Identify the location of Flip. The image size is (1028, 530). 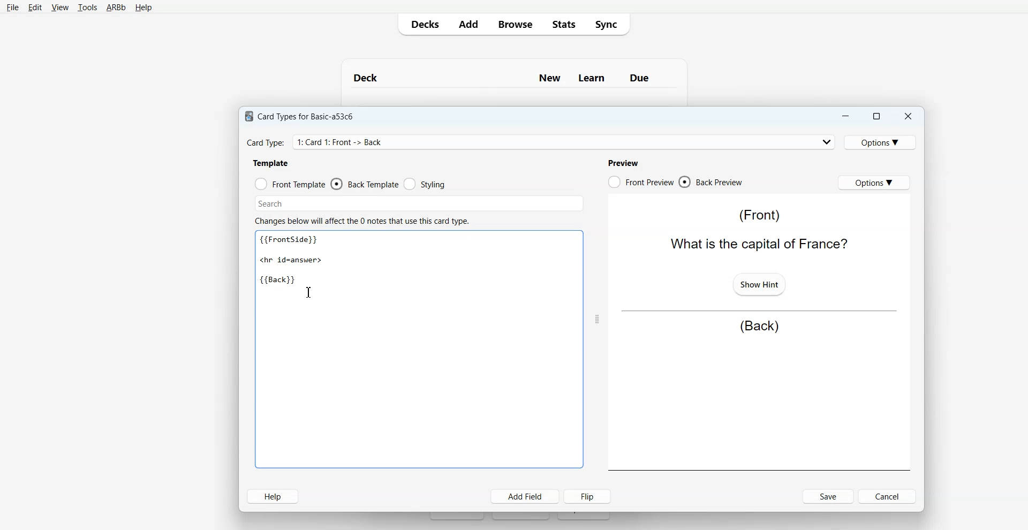
(589, 496).